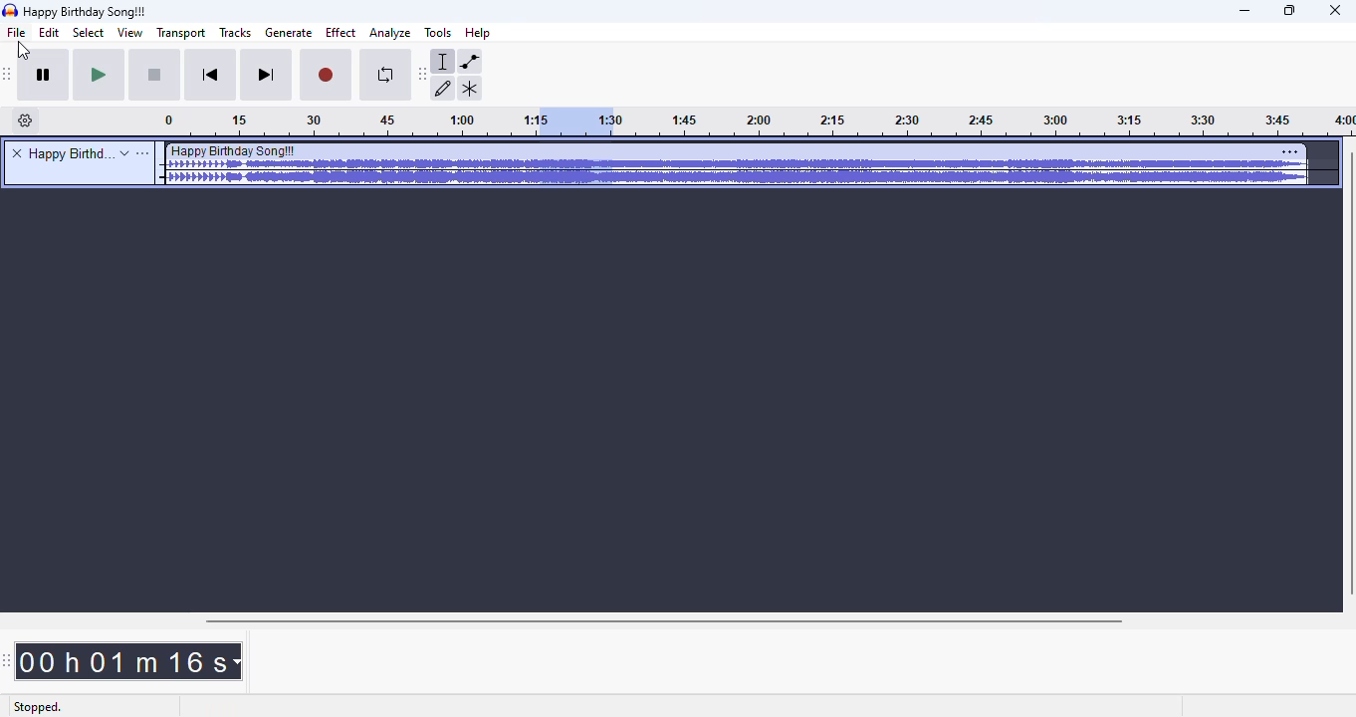  Describe the element at coordinates (69, 153) in the screenshot. I see `title` at that location.